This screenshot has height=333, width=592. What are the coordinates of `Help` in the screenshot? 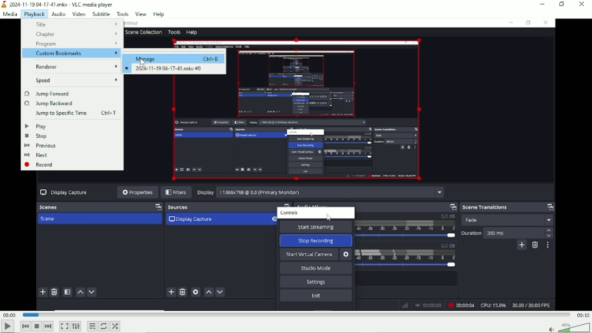 It's located at (159, 14).